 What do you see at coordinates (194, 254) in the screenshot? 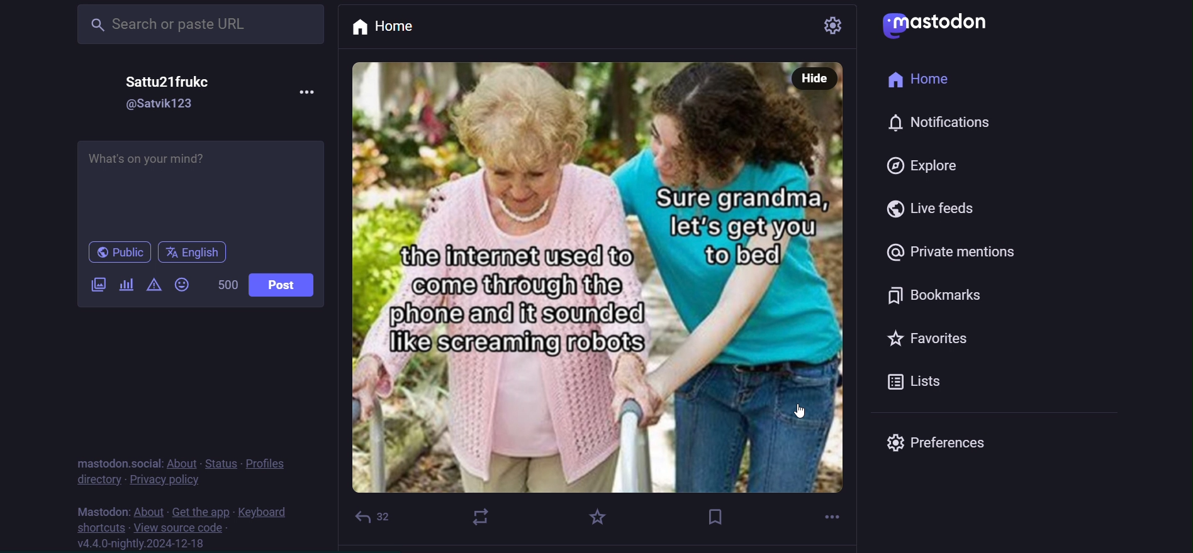
I see `english` at bounding box center [194, 254].